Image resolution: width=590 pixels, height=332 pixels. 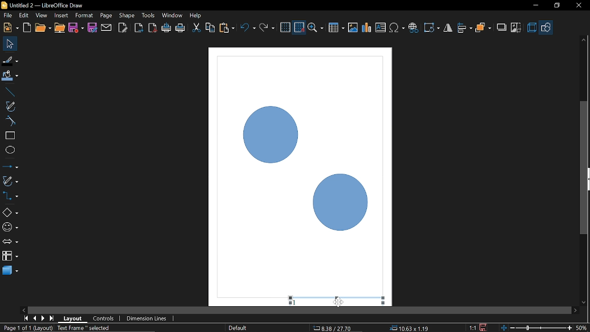 I want to click on Zoom, so click(x=317, y=28).